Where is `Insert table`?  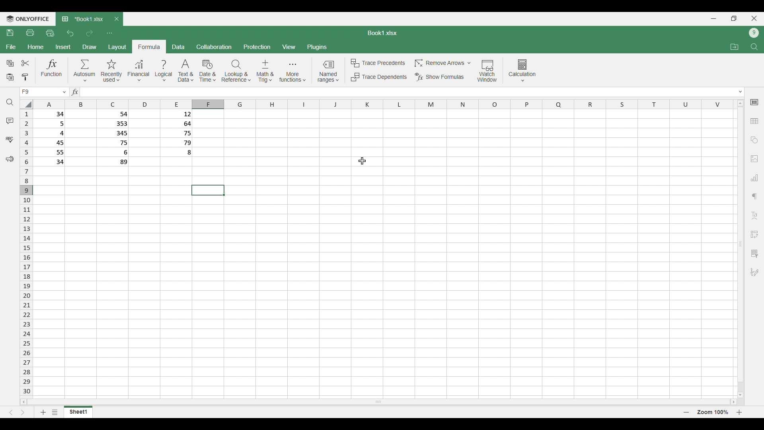 Insert table is located at coordinates (754, 121).